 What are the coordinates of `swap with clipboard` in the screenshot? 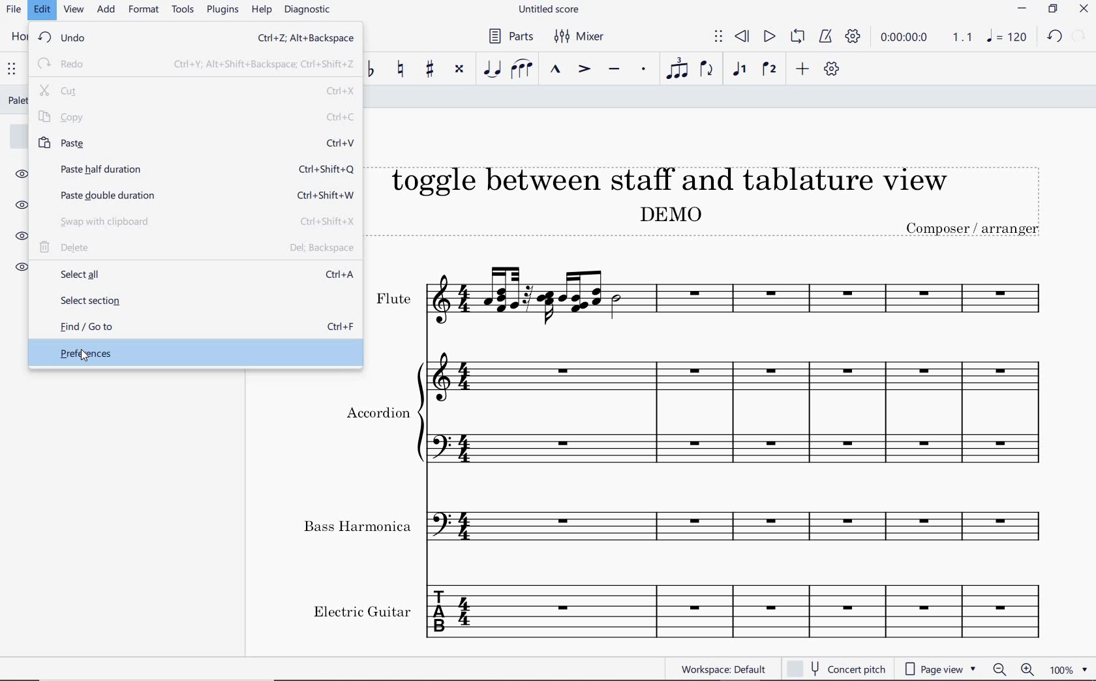 It's located at (197, 223).